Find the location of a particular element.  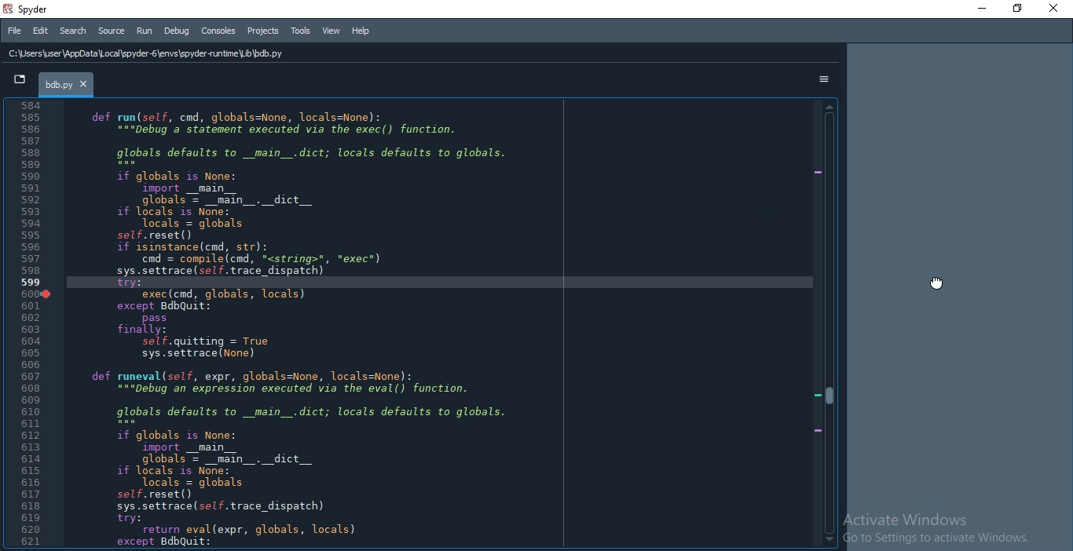

Debug is located at coordinates (176, 30).